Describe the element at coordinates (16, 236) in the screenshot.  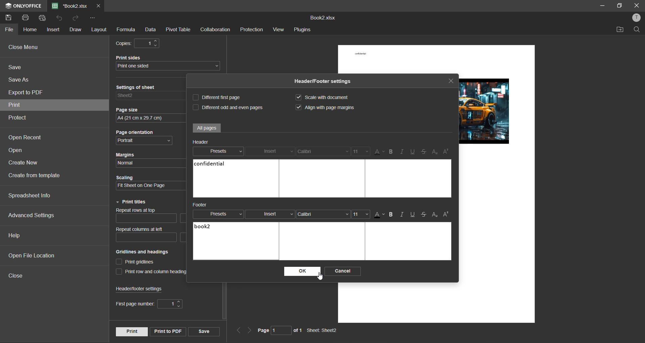
I see `help` at that location.